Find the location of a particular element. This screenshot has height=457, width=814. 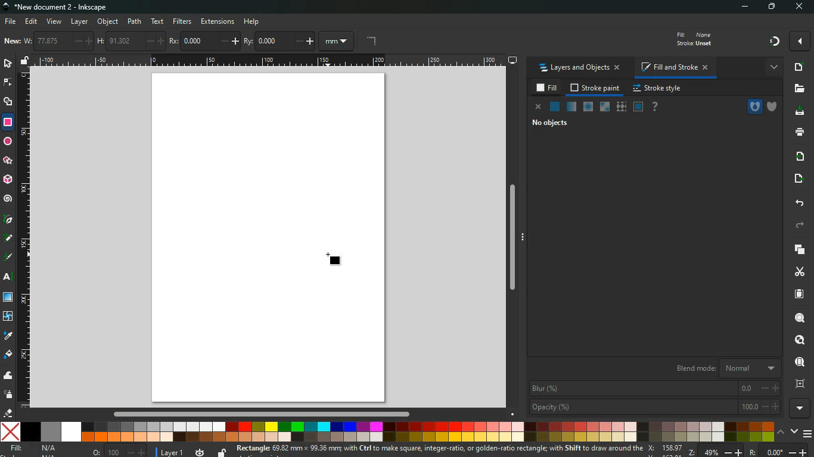

text is located at coordinates (9, 278).